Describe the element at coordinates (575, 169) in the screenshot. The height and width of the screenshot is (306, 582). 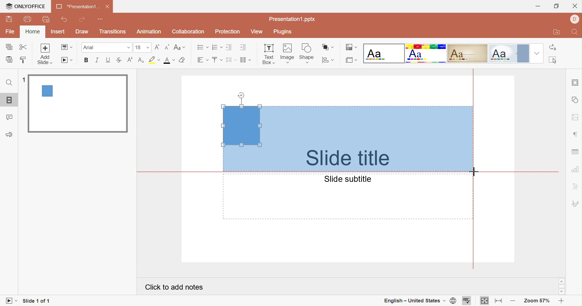
I see `Chart settings` at that location.